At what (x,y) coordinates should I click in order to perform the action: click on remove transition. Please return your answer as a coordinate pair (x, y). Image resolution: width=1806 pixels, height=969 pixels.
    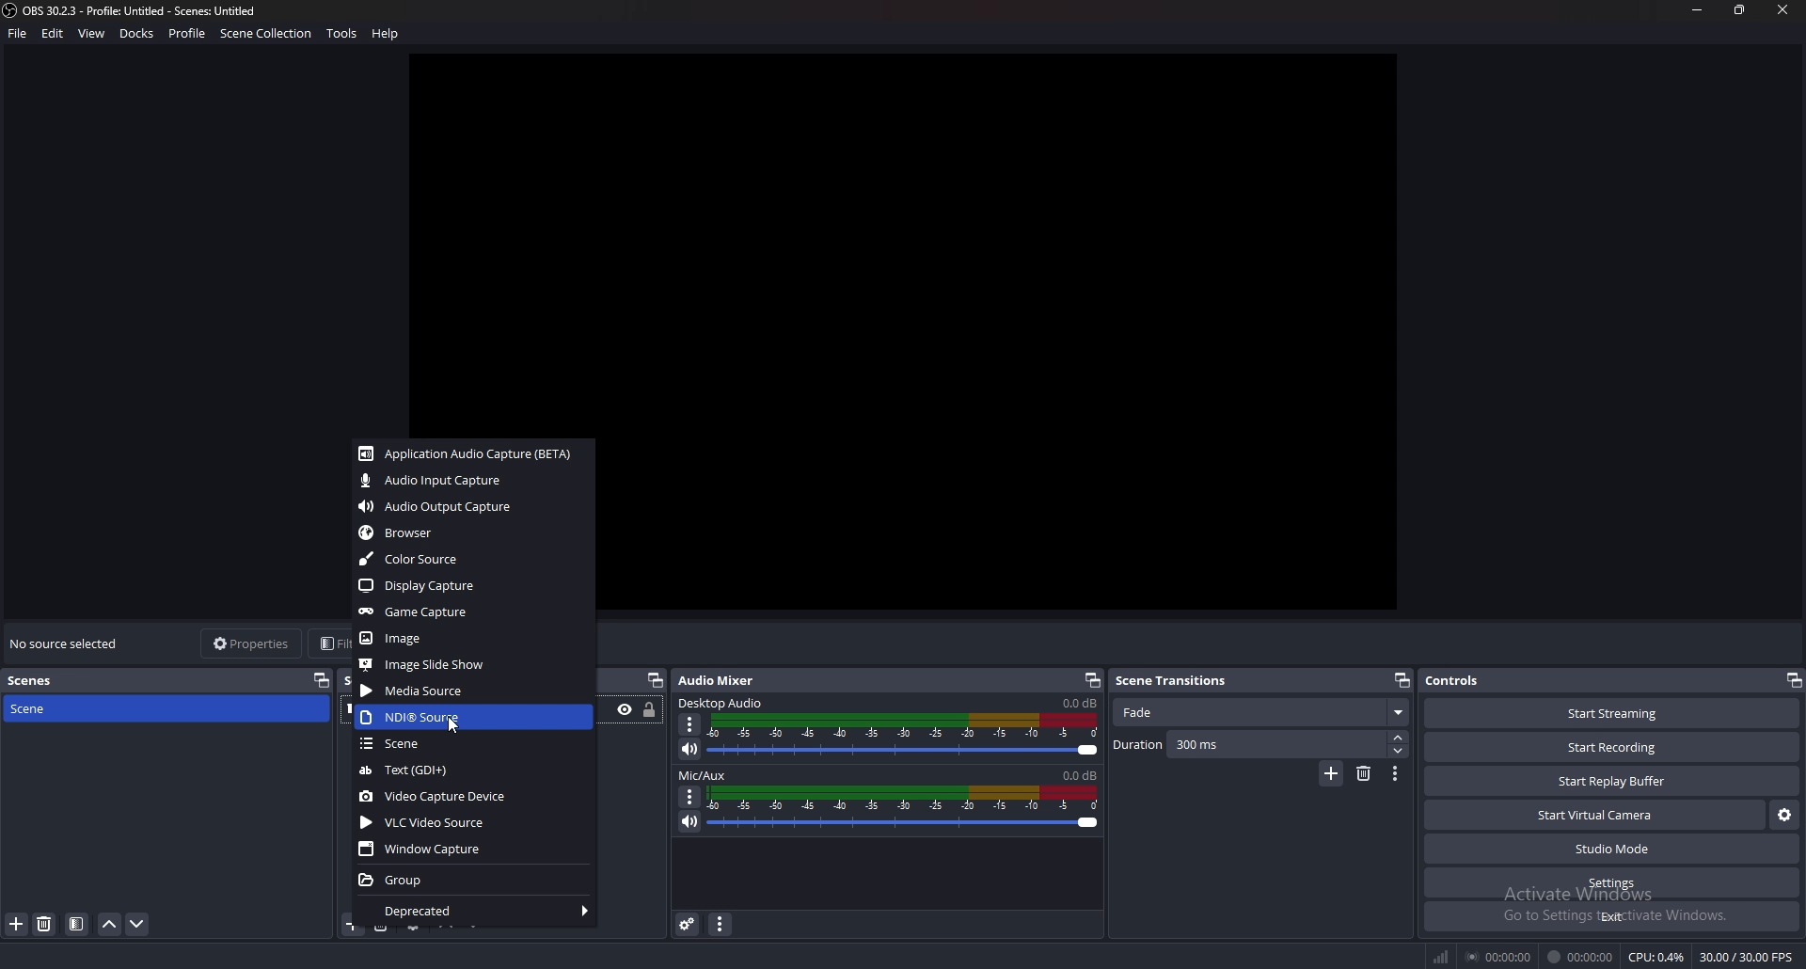
    Looking at the image, I should click on (1363, 775).